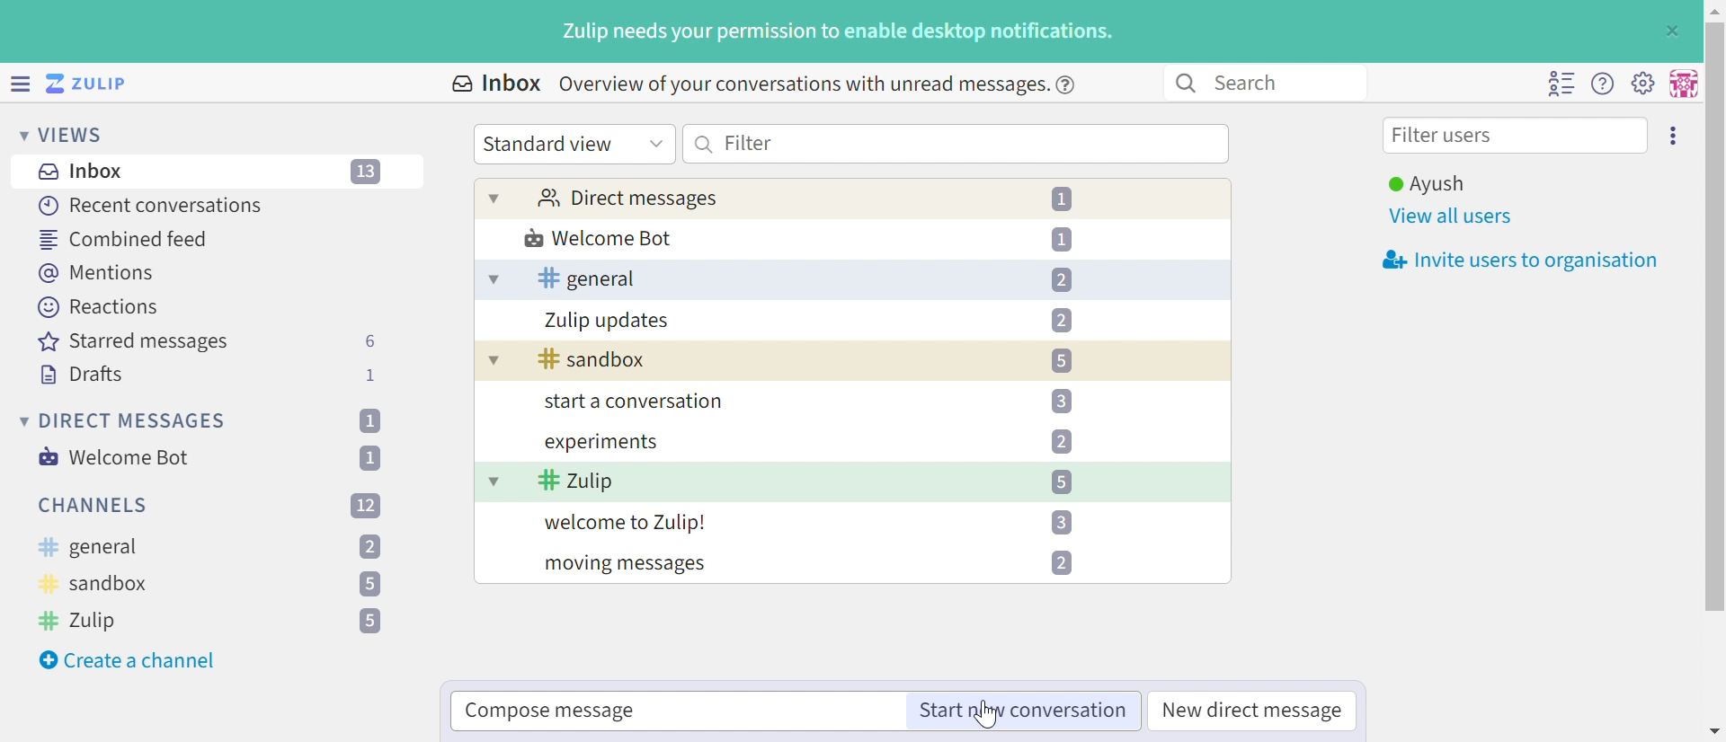 The height and width of the screenshot is (742, 1726). Describe the element at coordinates (368, 172) in the screenshot. I see `13` at that location.